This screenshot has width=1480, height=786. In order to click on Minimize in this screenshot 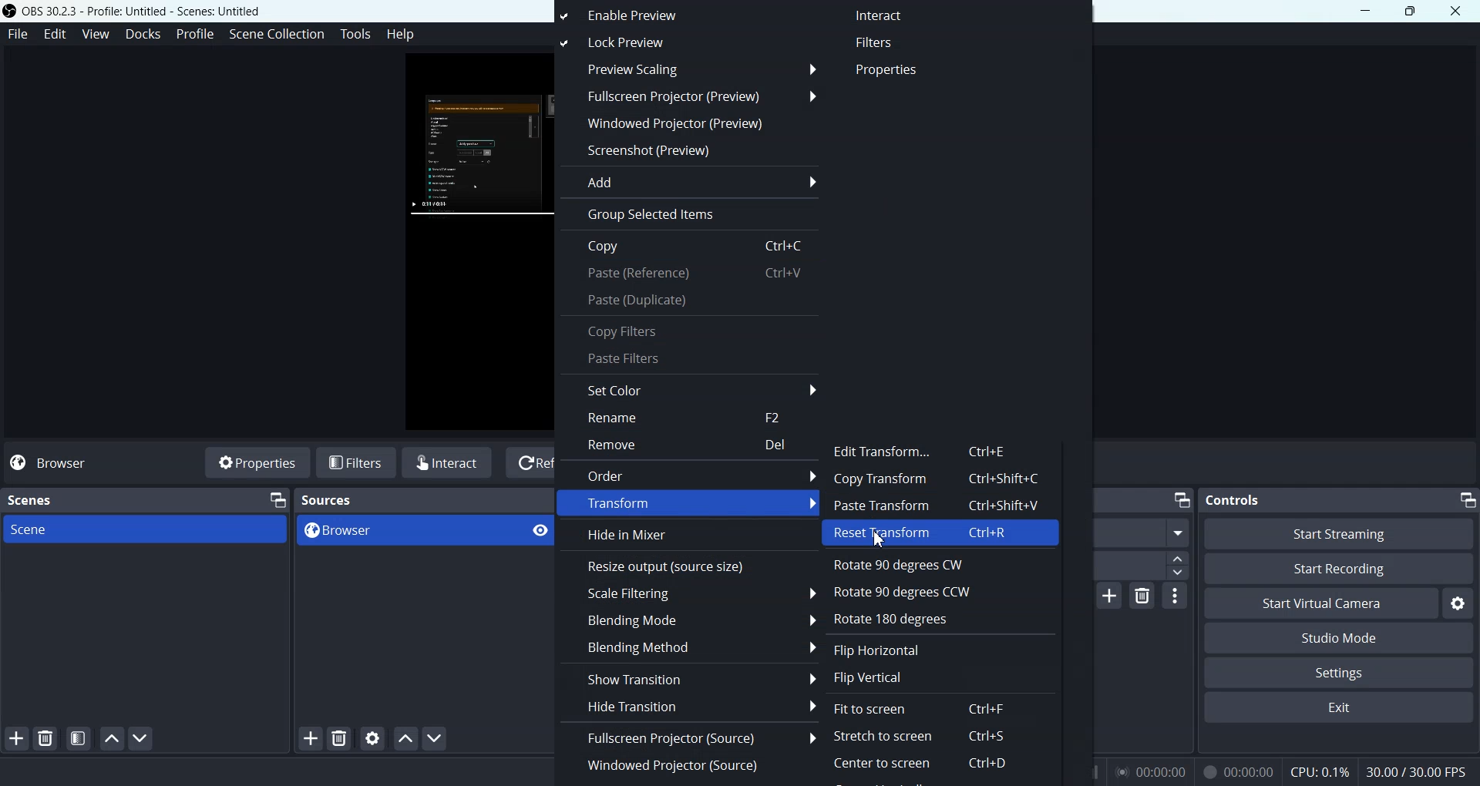, I will do `click(1468, 500)`.